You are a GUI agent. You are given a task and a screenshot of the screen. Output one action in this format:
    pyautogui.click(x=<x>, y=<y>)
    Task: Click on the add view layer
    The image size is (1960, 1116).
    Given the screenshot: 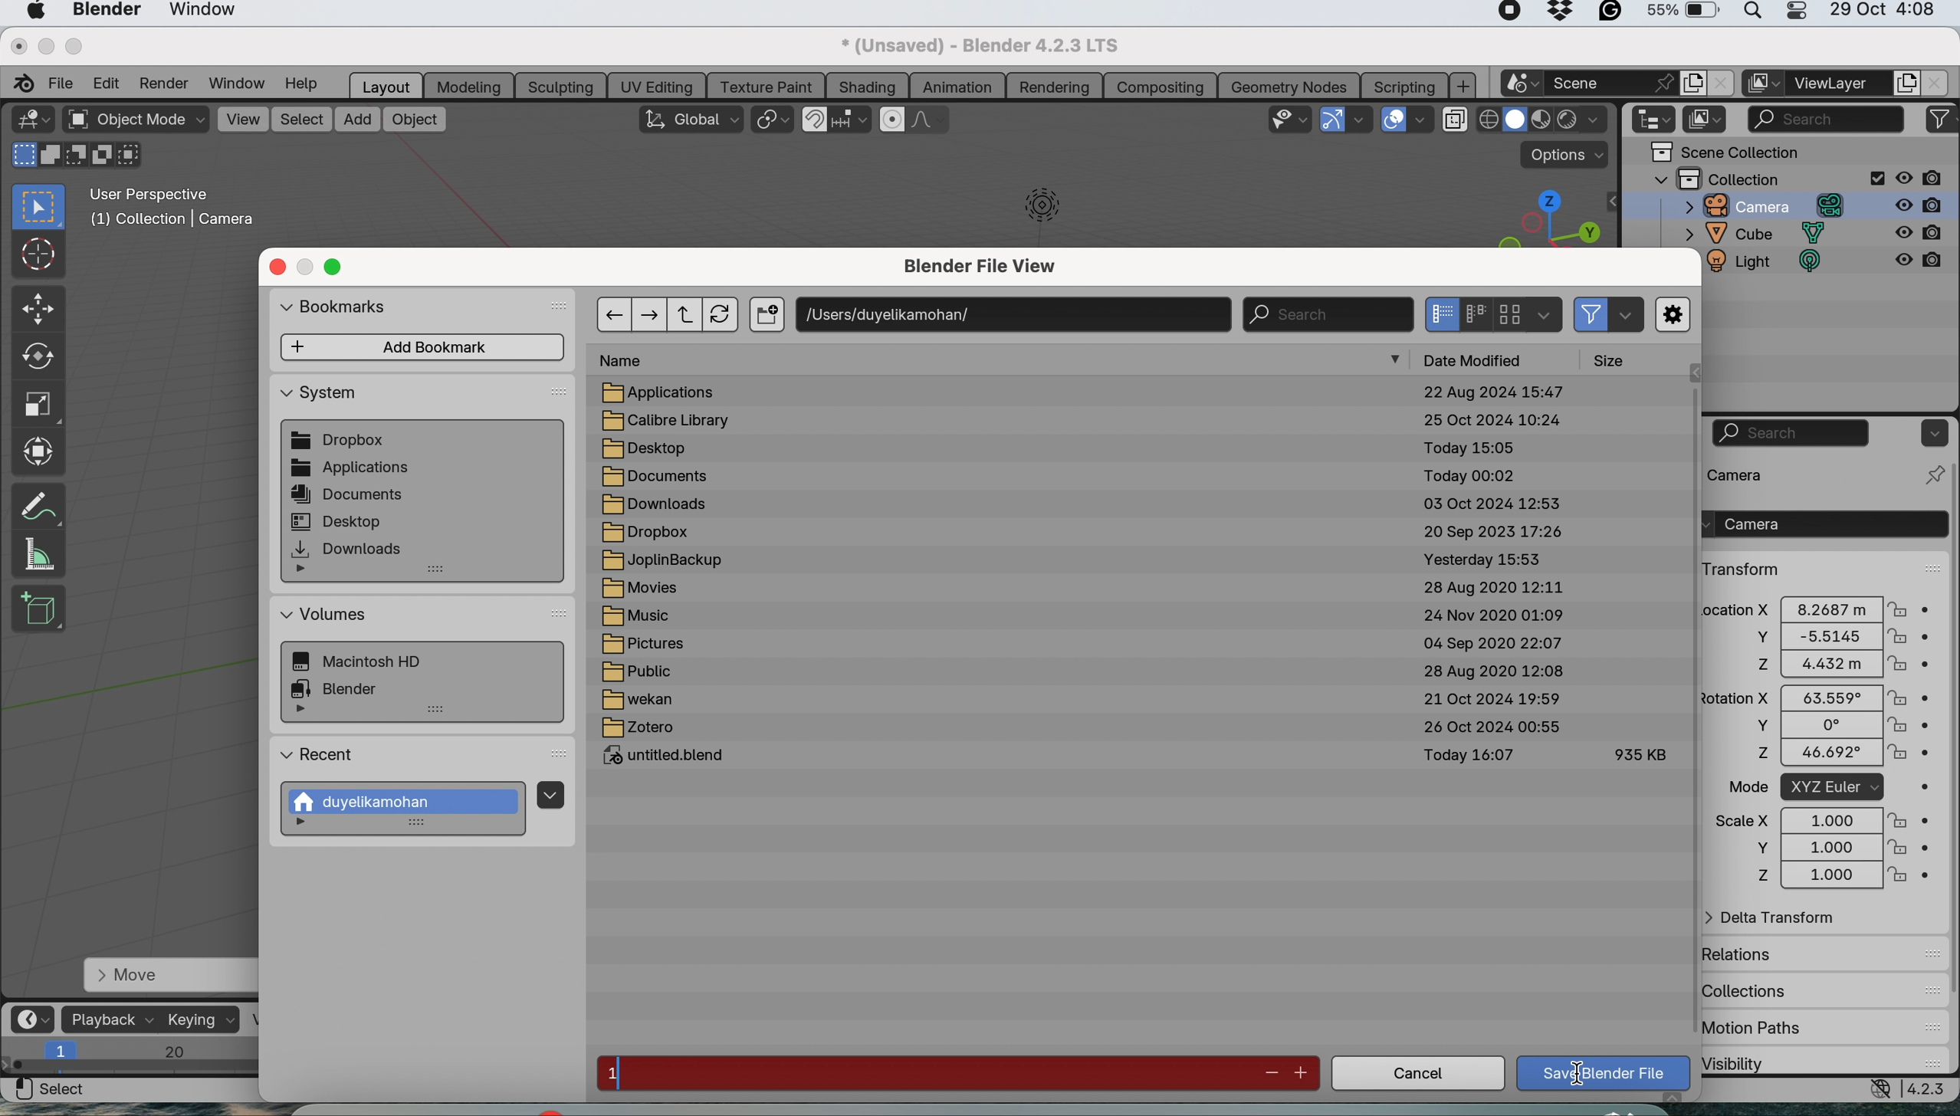 What is the action you would take?
    pyautogui.click(x=1903, y=85)
    